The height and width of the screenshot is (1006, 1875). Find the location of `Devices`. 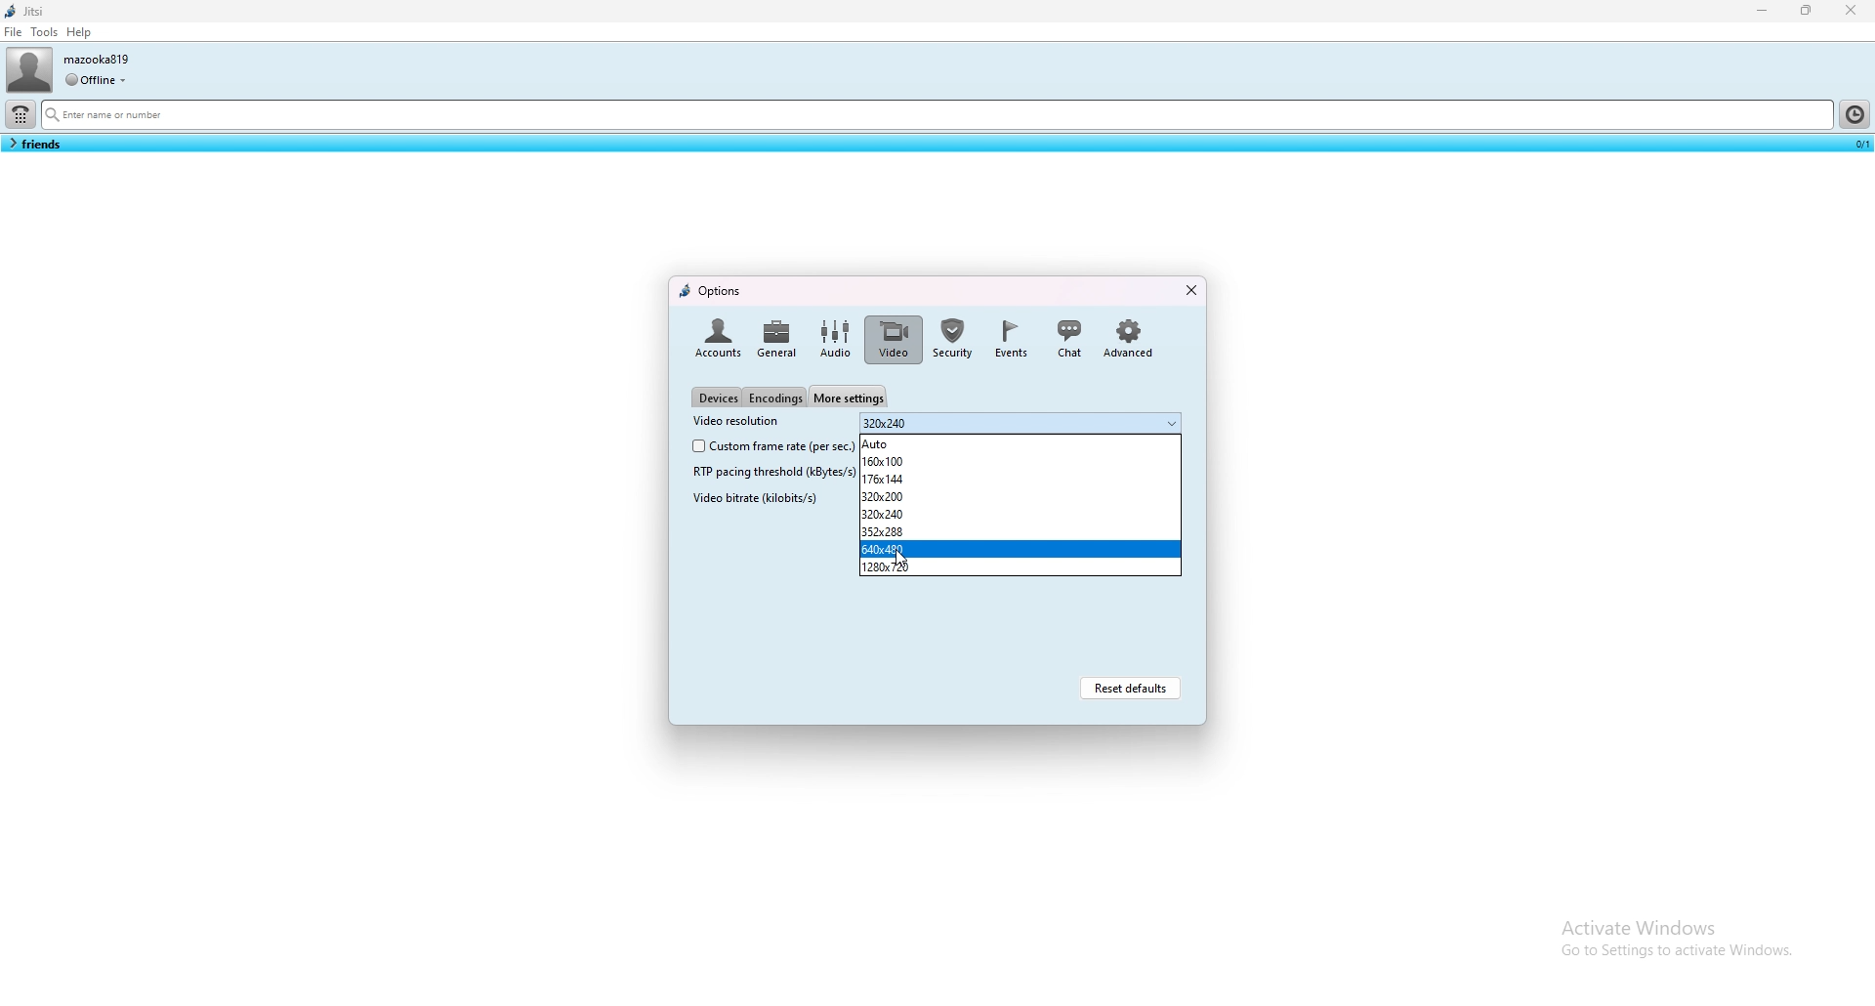

Devices is located at coordinates (717, 397).